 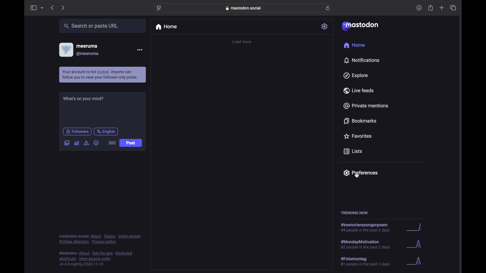 What do you see at coordinates (64, 8) in the screenshot?
I see `next` at bounding box center [64, 8].